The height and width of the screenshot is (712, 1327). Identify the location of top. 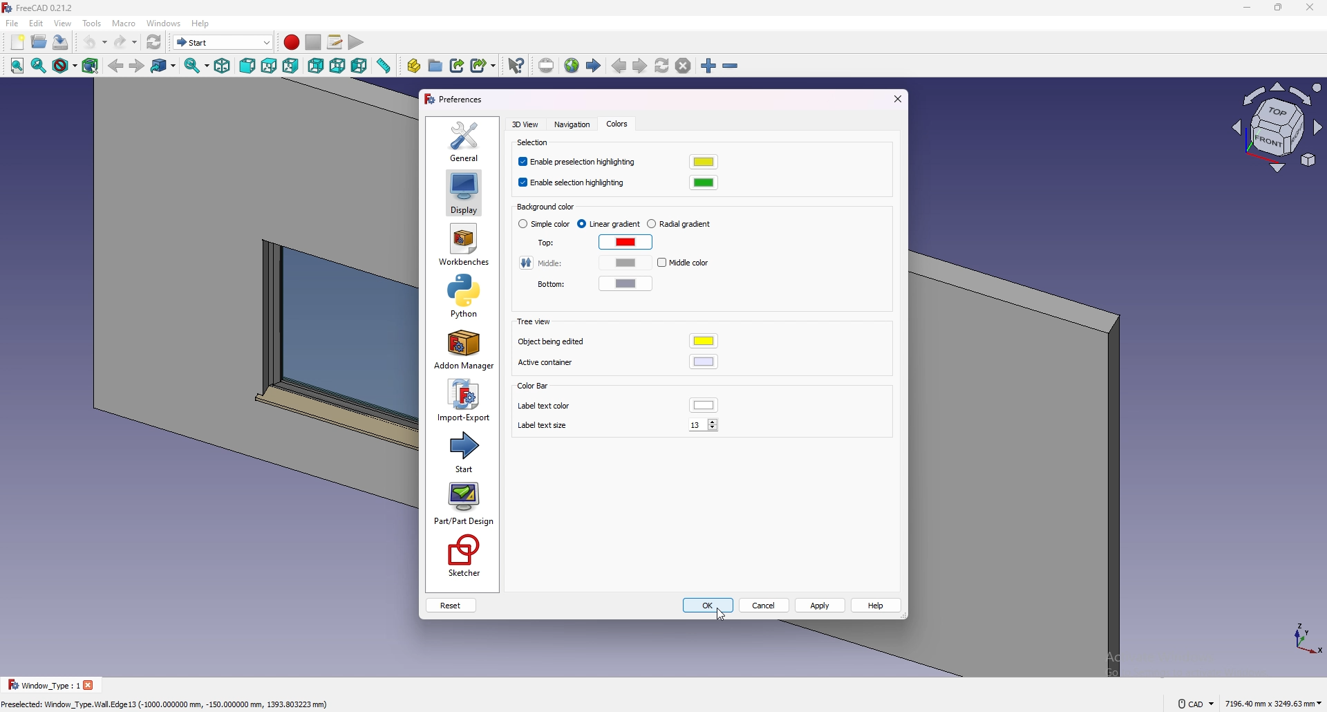
(269, 66).